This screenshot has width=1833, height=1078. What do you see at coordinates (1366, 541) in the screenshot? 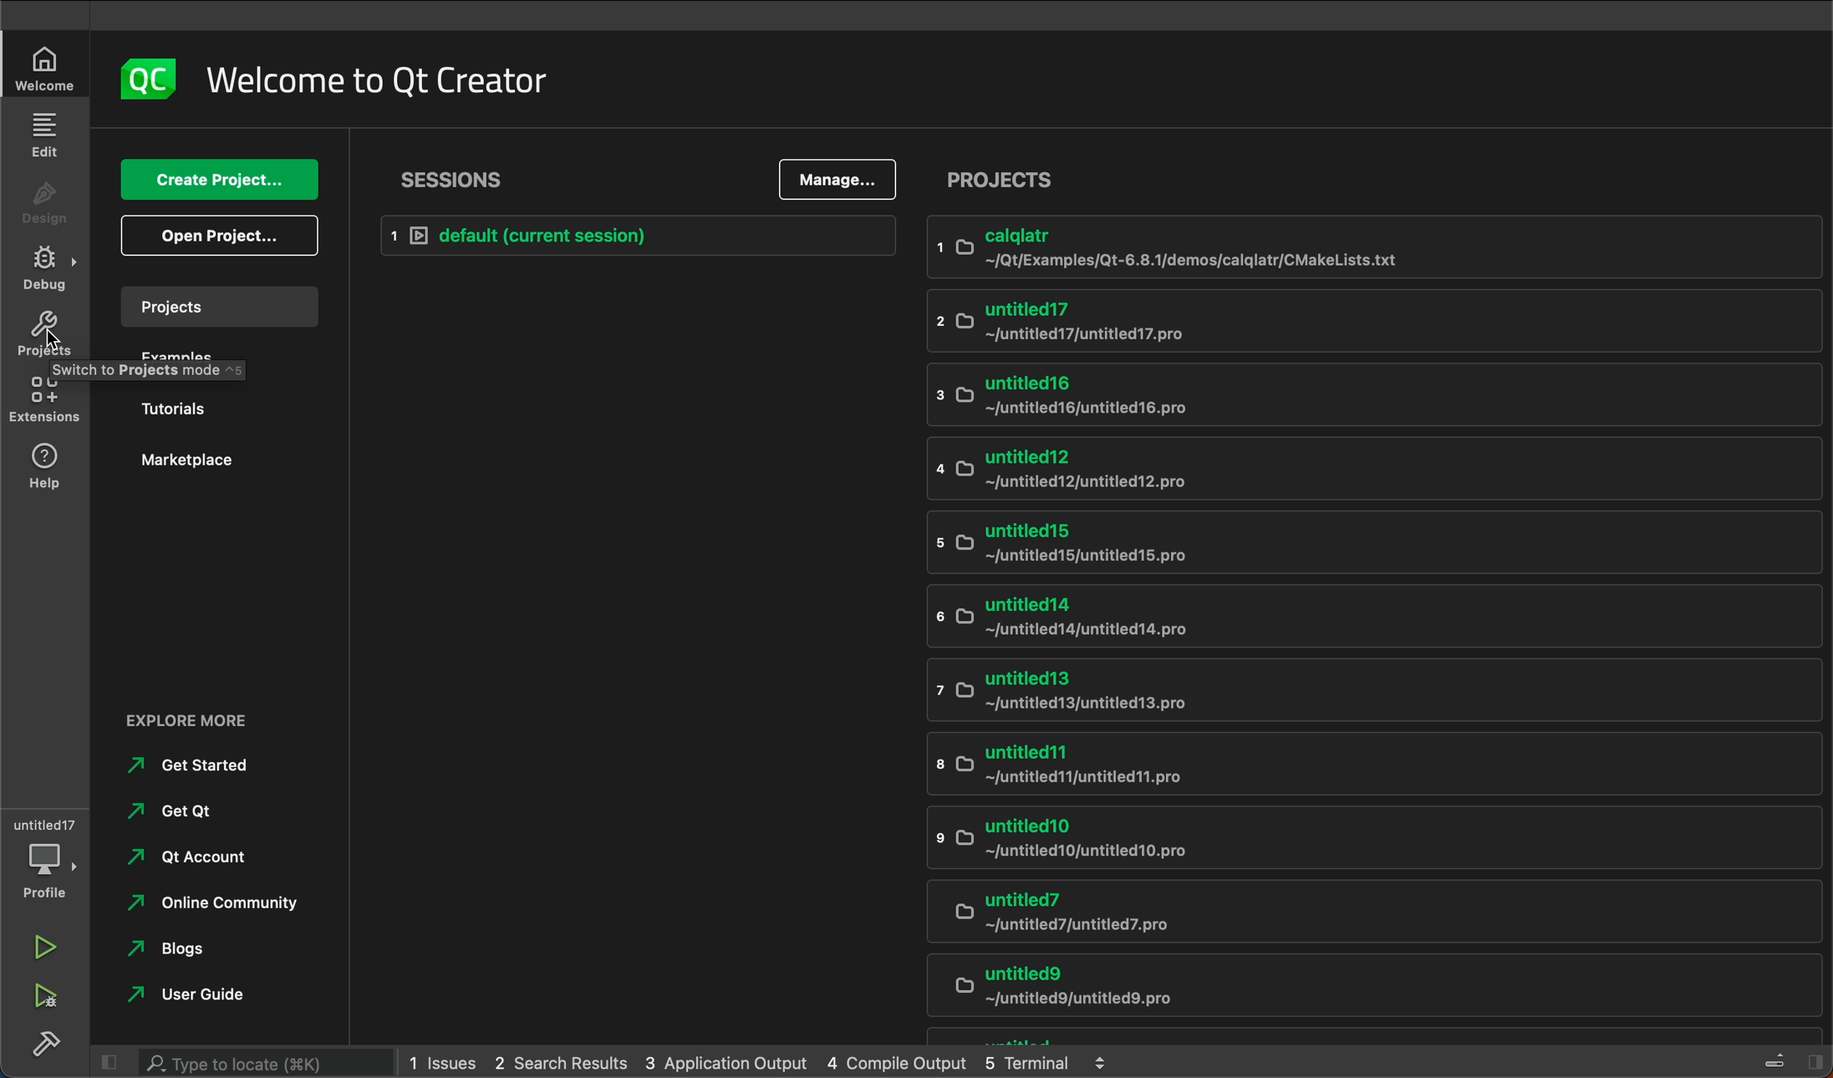
I see `untitled15` at bounding box center [1366, 541].